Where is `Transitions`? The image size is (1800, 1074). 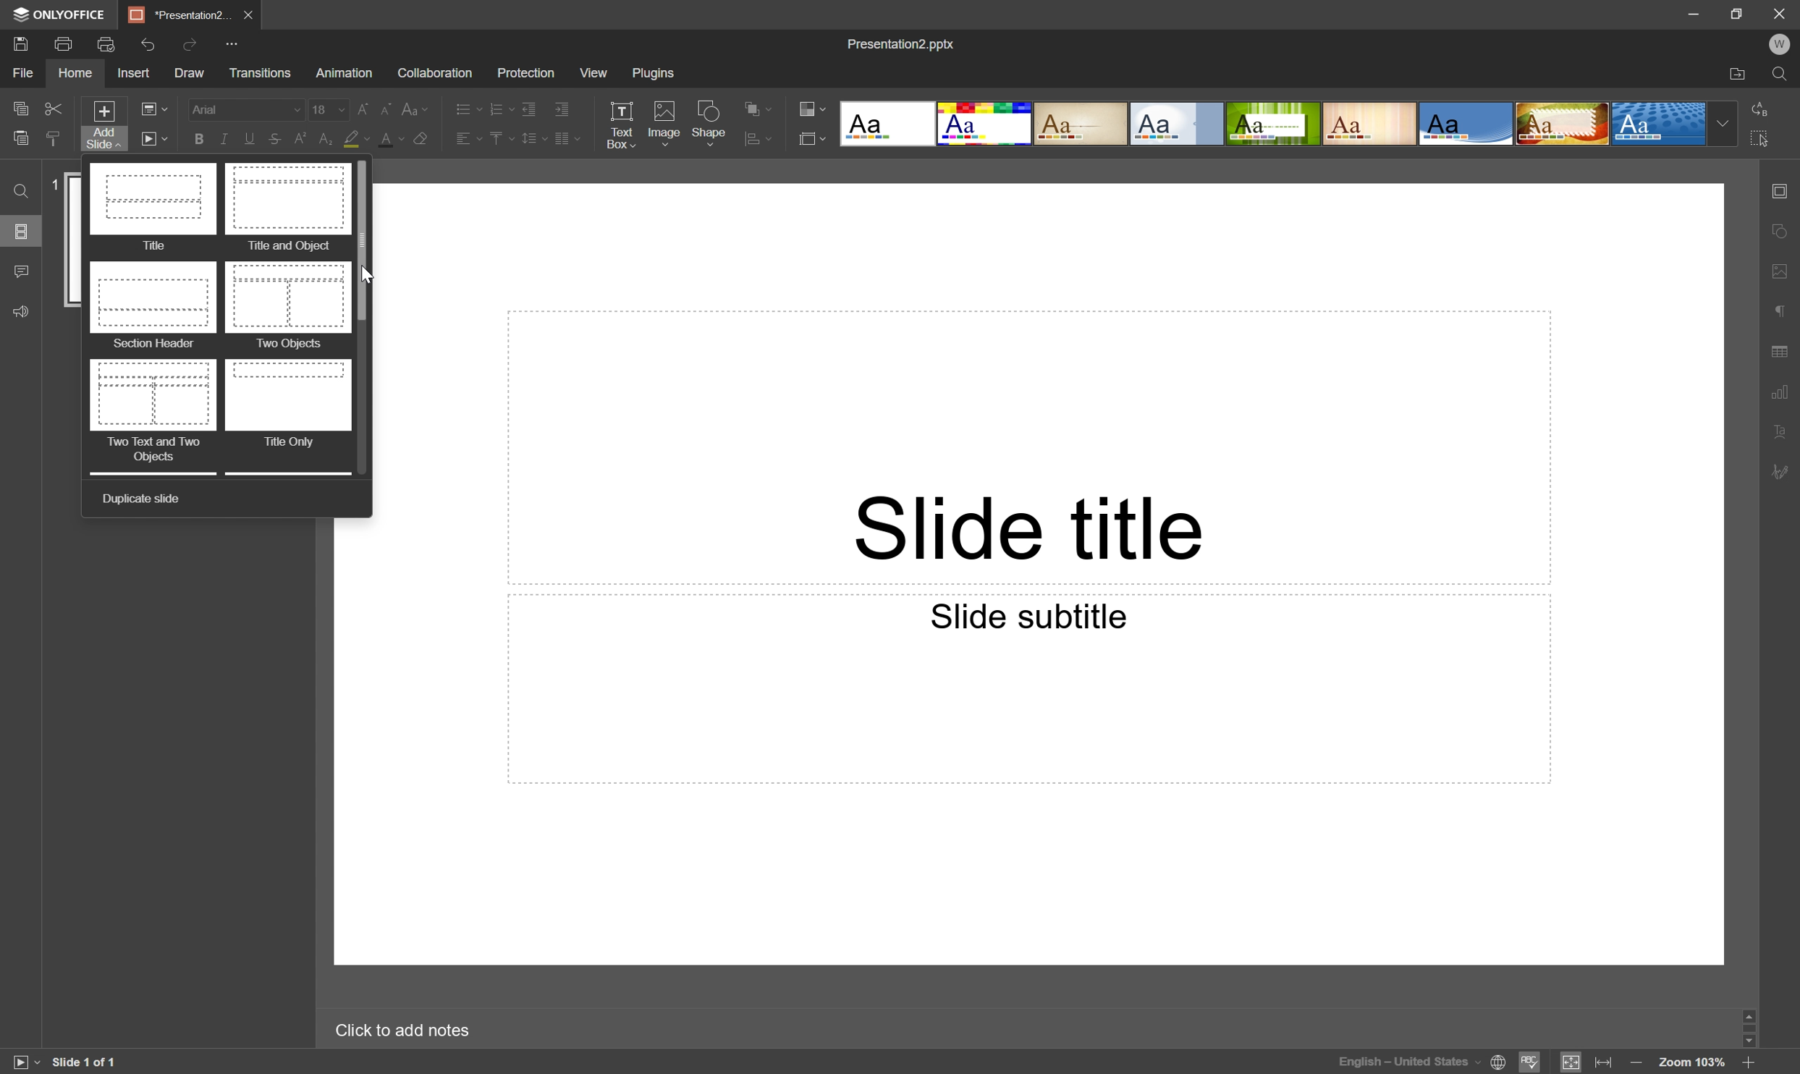 Transitions is located at coordinates (260, 75).